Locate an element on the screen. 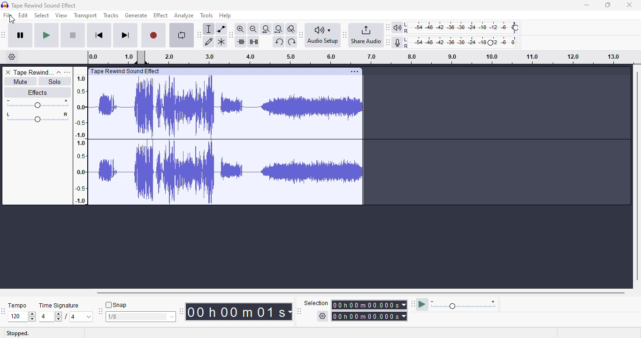 The width and height of the screenshot is (641, 338). audacity tools toolbar is located at coordinates (199, 35).